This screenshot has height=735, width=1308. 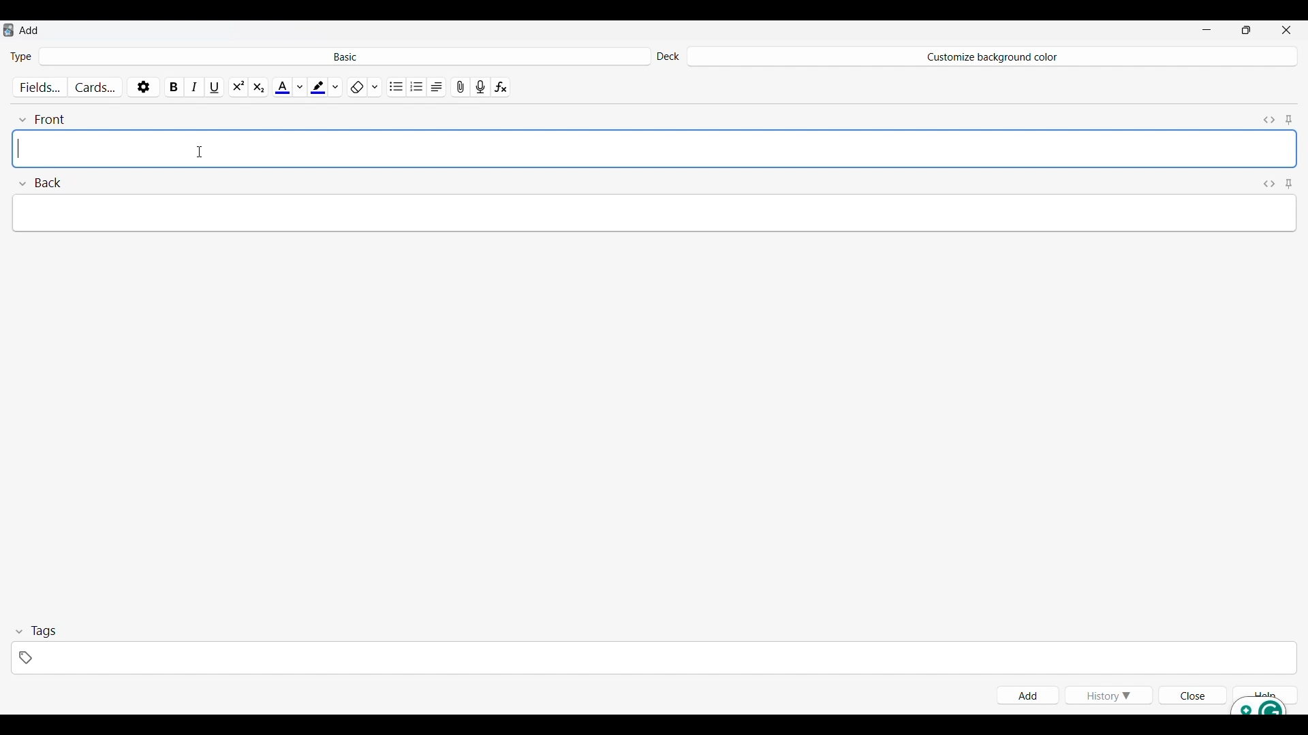 What do you see at coordinates (654, 147) in the screenshot?
I see `Type in text` at bounding box center [654, 147].